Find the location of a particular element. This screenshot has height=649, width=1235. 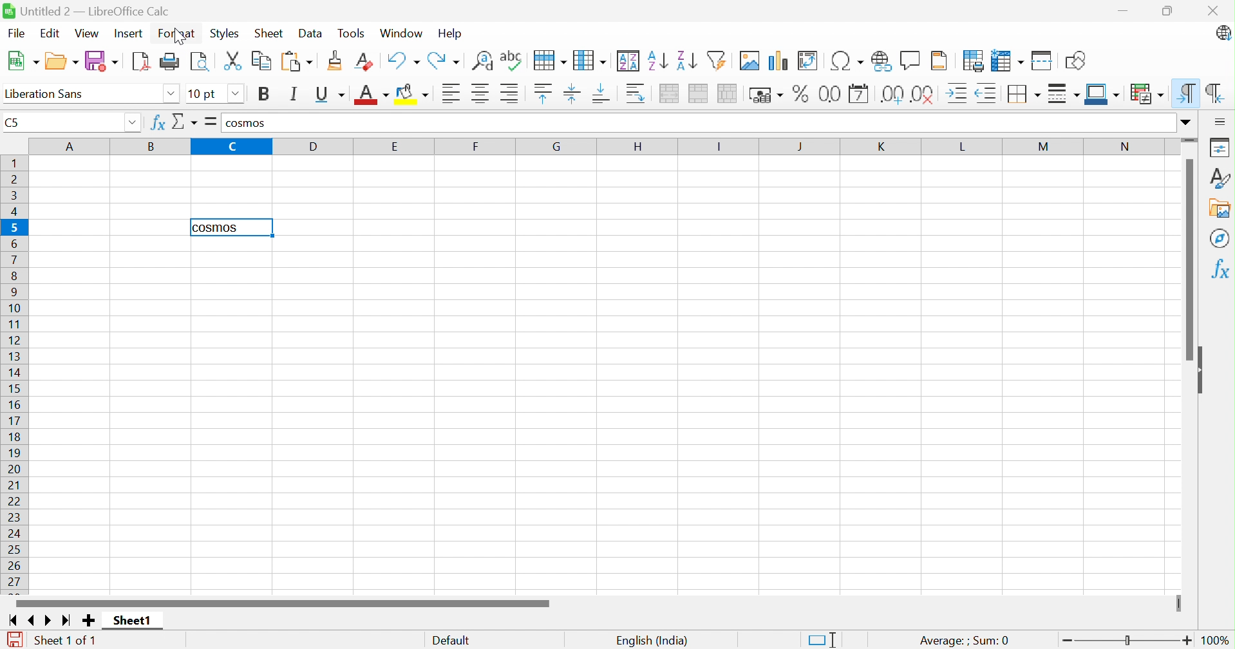

Expand formula bar is located at coordinates (1189, 122).